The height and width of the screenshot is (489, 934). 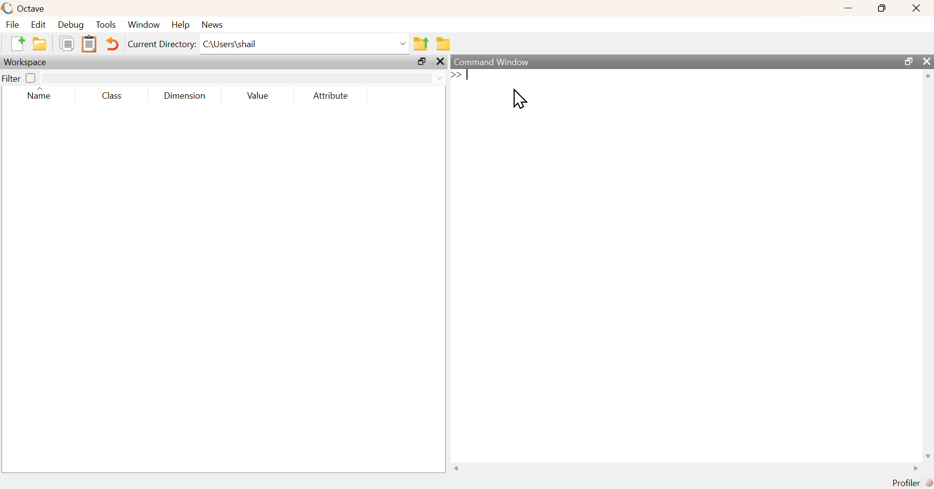 What do you see at coordinates (20, 78) in the screenshot?
I see `Filter` at bounding box center [20, 78].